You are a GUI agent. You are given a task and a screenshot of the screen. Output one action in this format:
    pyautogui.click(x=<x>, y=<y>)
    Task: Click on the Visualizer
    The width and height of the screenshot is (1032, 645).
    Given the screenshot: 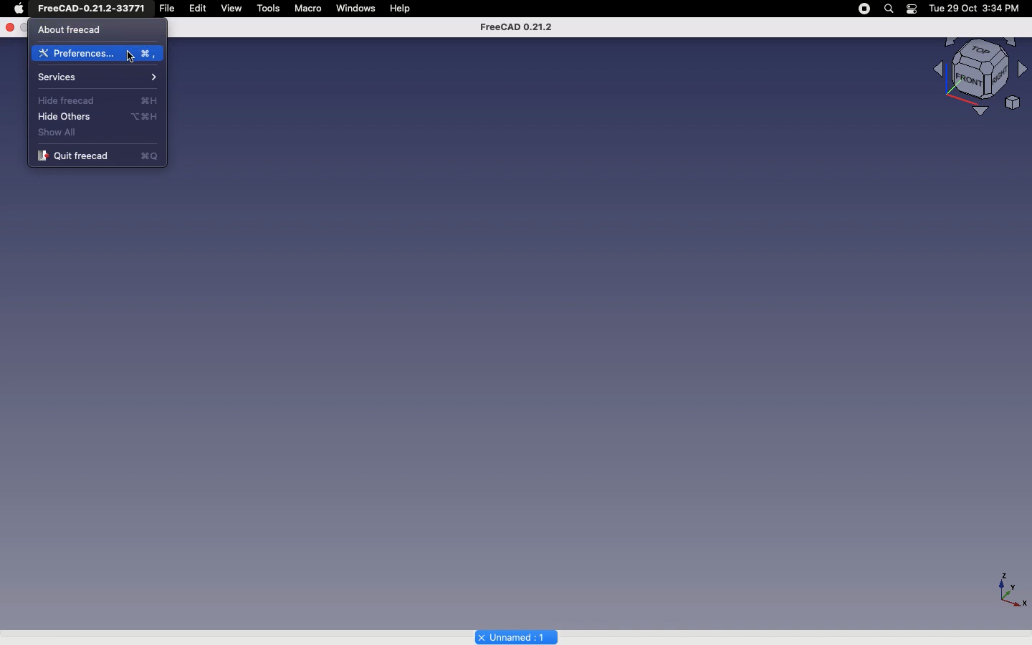 What is the action you would take?
    pyautogui.click(x=975, y=78)
    